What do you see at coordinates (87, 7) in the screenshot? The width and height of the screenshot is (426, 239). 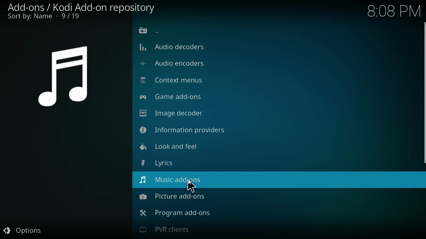 I see `add-ons / add-on browser` at bounding box center [87, 7].